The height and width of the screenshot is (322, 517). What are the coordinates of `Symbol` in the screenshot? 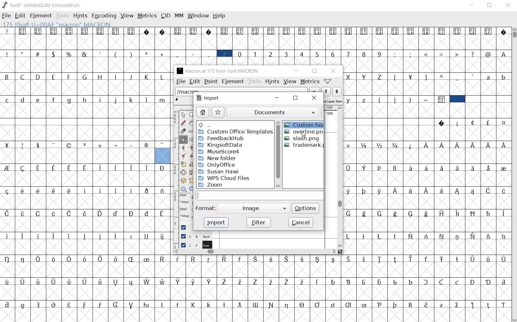 It's located at (22, 282).